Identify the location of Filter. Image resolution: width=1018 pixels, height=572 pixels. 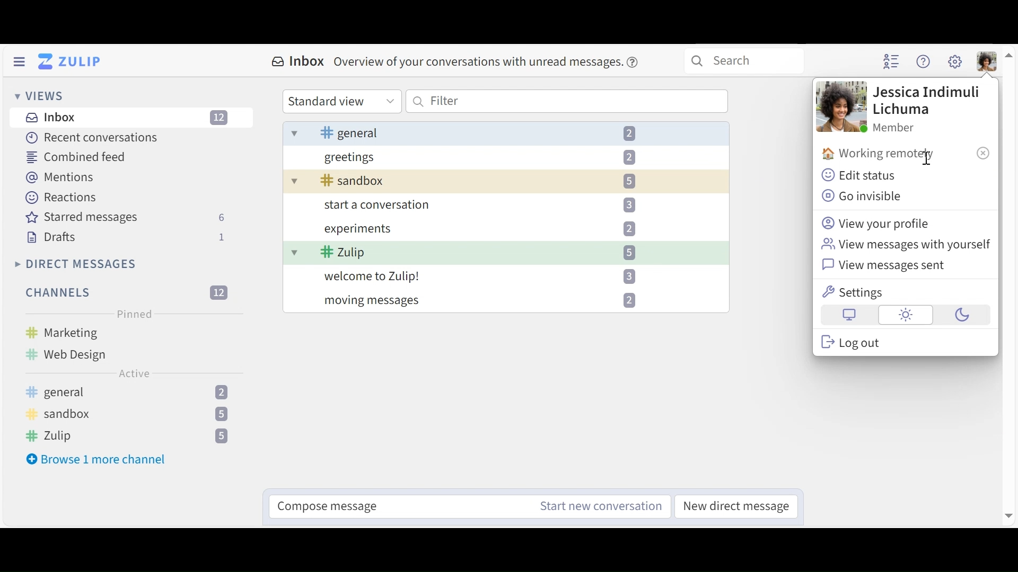
(567, 102).